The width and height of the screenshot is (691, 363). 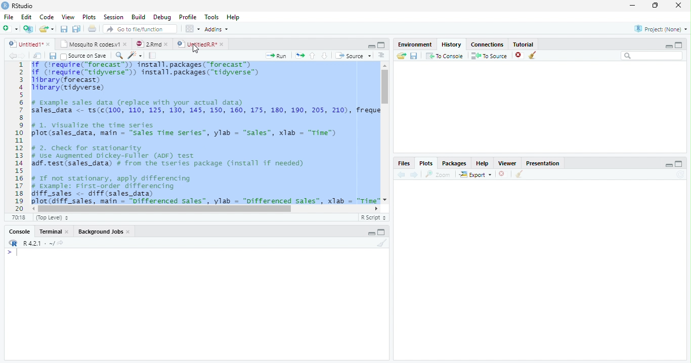 I want to click on Top level, so click(x=52, y=217).